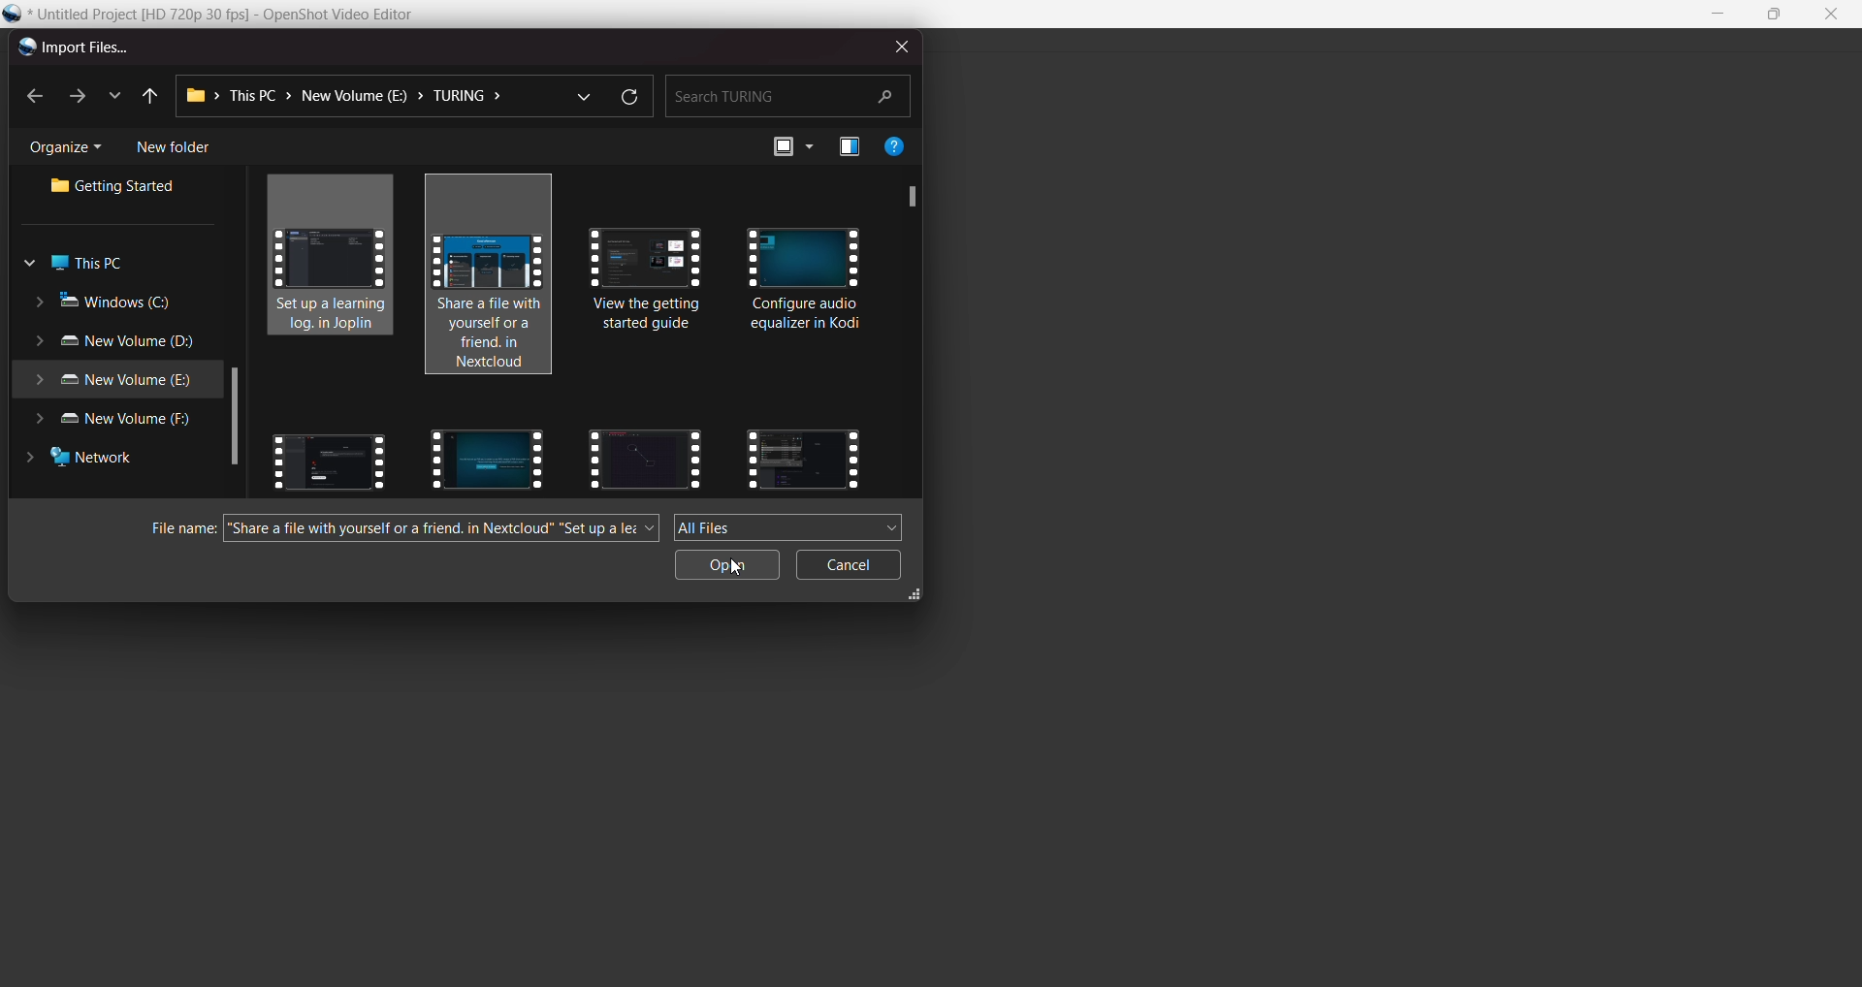 The height and width of the screenshot is (987, 1862). Describe the element at coordinates (494, 279) in the screenshot. I see `selected videos` at that location.